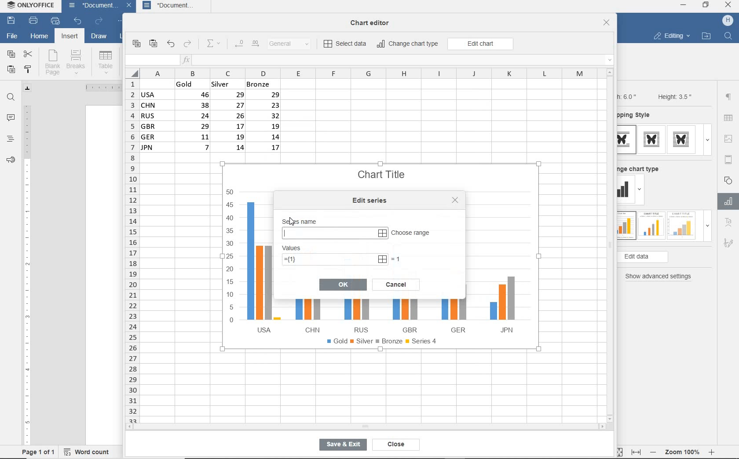 The width and height of the screenshot is (739, 459). I want to click on USA, so click(262, 266).